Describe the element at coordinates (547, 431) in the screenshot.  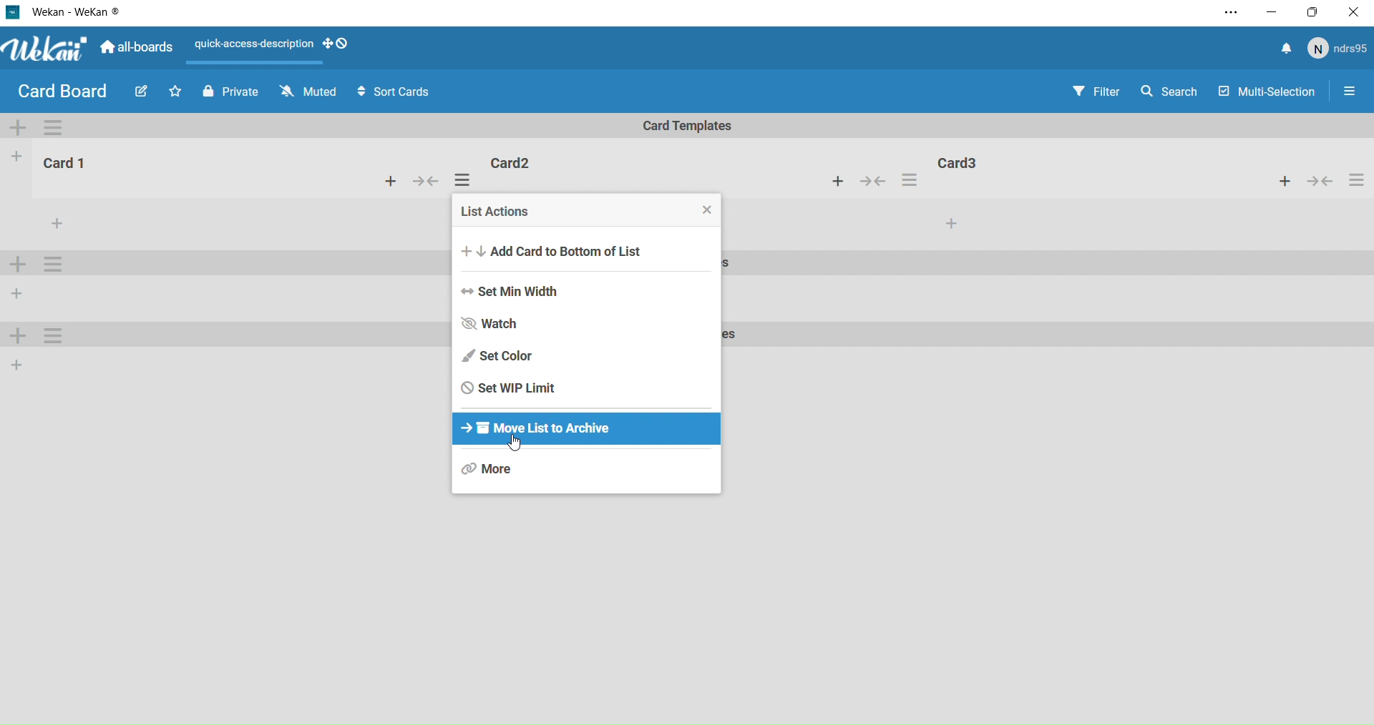
I see `Move list to archive` at that location.